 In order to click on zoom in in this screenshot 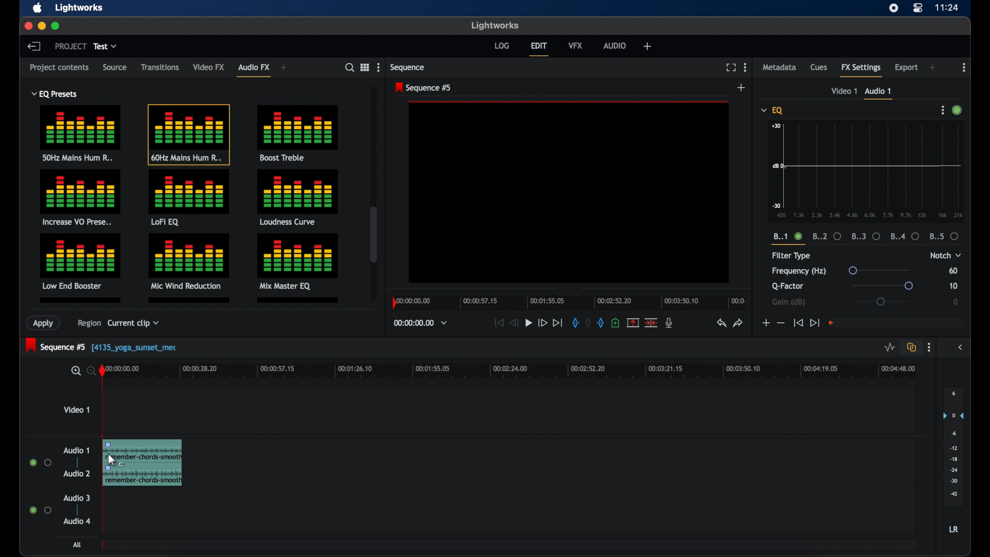, I will do `click(74, 371)`.